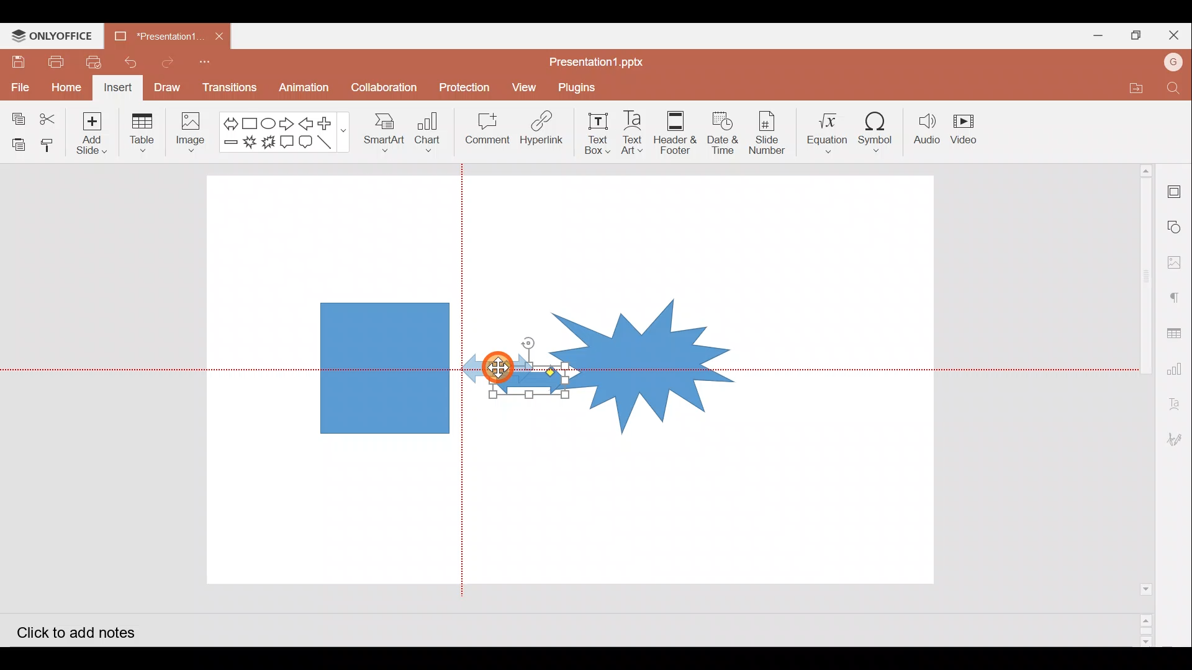  Describe the element at coordinates (247, 122) in the screenshot. I see `Rectangle` at that location.